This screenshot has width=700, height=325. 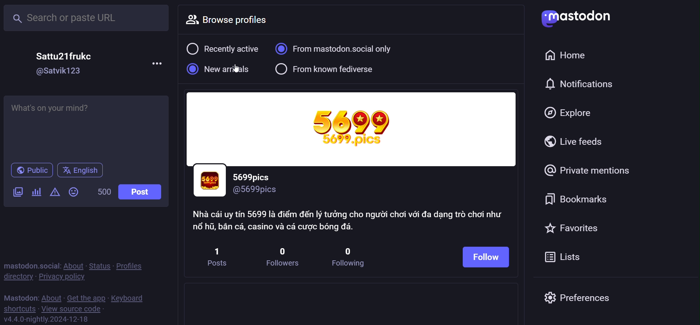 I want to click on Sattu21frukc, so click(x=71, y=56).